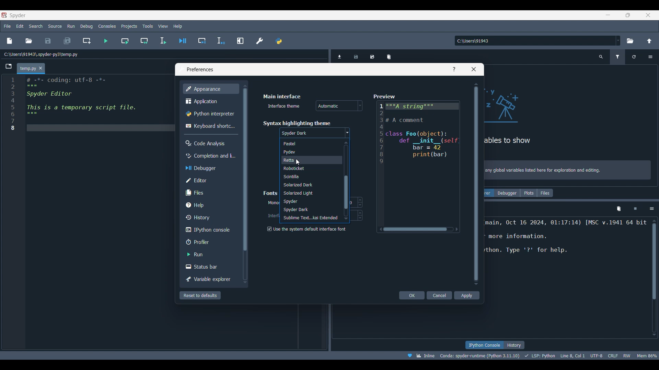 Image resolution: width=659 pixels, height=370 pixels. What do you see at coordinates (341, 56) in the screenshot?
I see `Import data` at bounding box center [341, 56].